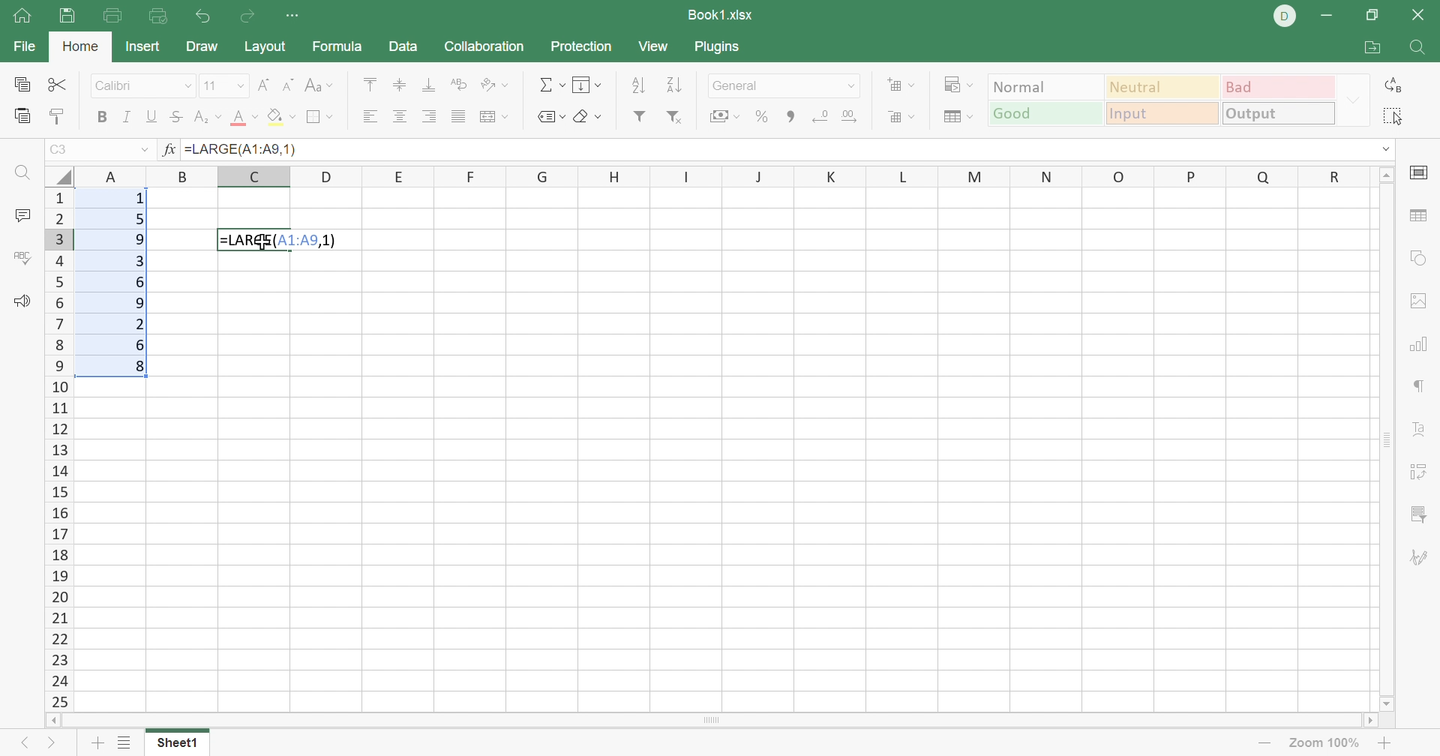 This screenshot has height=756, width=1440. I want to click on Customize quick access toolabr, so click(295, 16).